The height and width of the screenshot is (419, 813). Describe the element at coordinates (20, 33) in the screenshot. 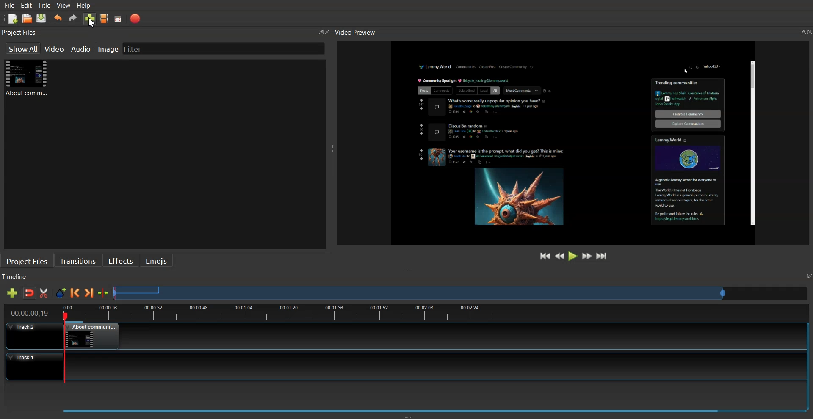

I see `Project Files` at that location.